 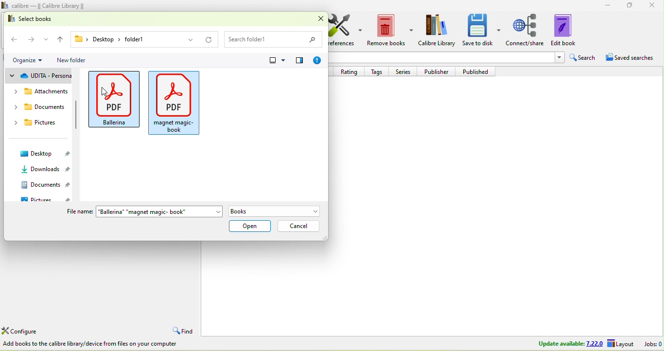 What do you see at coordinates (405, 71) in the screenshot?
I see `series` at bounding box center [405, 71].